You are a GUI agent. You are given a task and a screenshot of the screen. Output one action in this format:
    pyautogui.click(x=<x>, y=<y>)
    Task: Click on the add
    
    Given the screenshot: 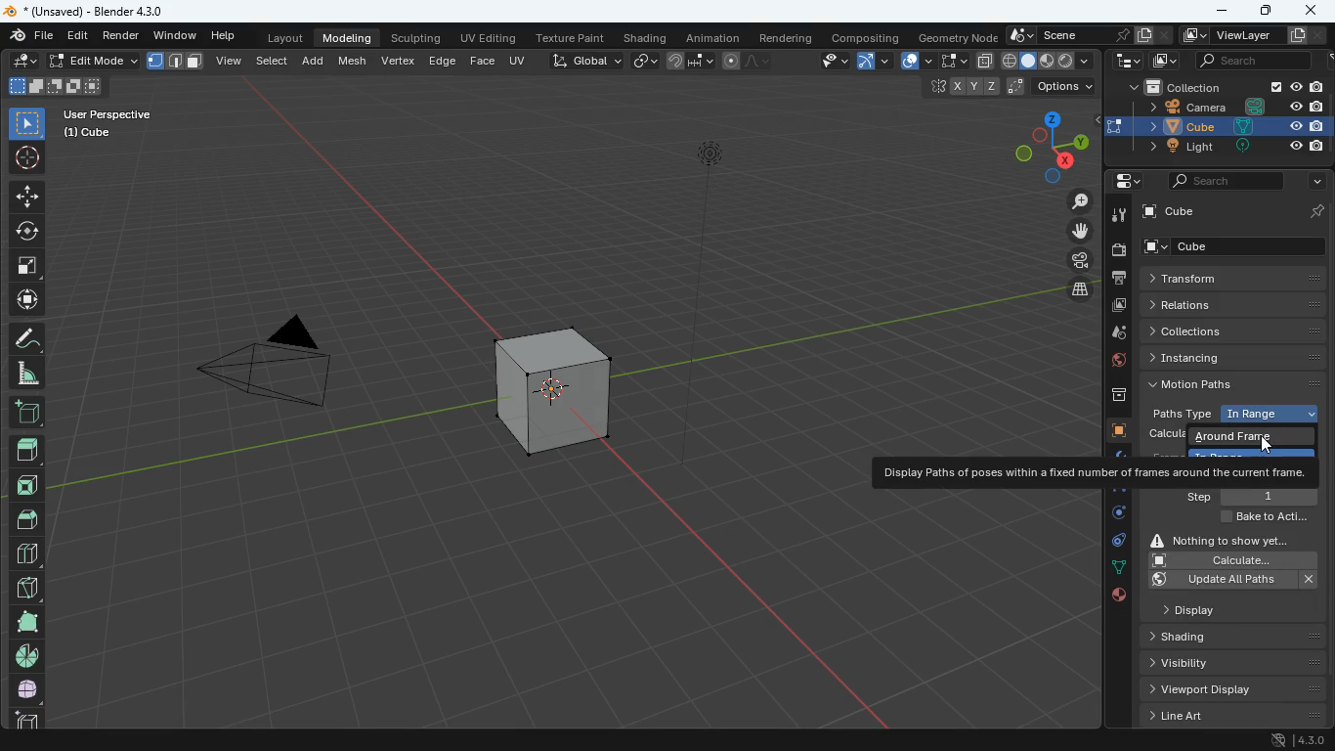 What is the action you would take?
    pyautogui.click(x=316, y=59)
    